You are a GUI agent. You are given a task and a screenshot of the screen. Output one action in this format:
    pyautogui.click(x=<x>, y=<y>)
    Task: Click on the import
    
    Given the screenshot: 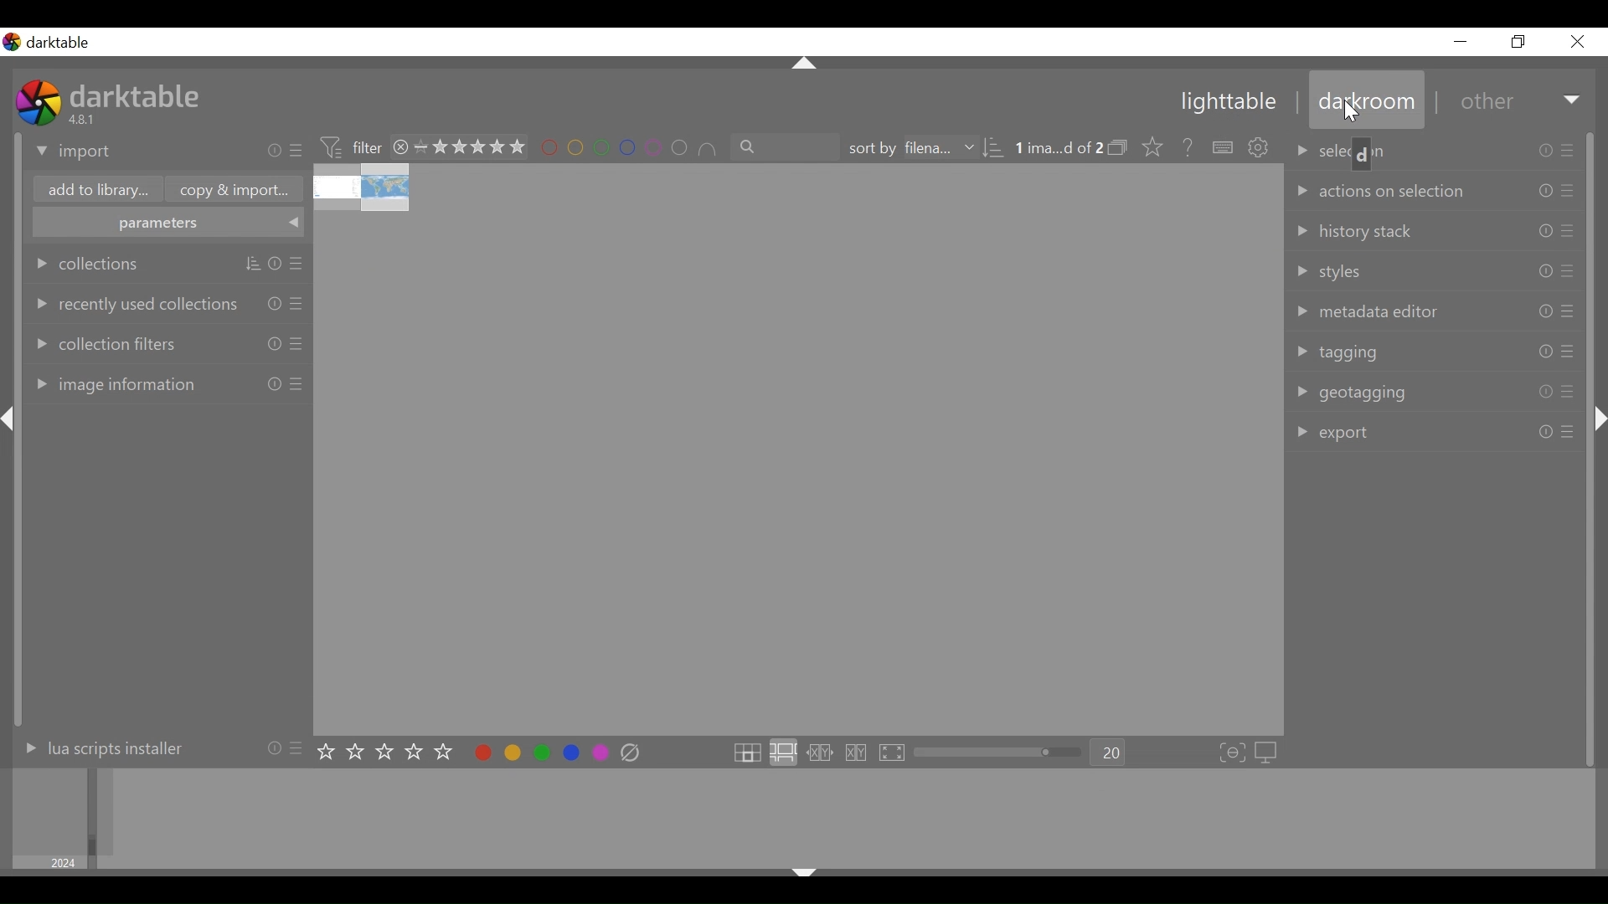 What is the action you would take?
    pyautogui.click(x=164, y=152)
    